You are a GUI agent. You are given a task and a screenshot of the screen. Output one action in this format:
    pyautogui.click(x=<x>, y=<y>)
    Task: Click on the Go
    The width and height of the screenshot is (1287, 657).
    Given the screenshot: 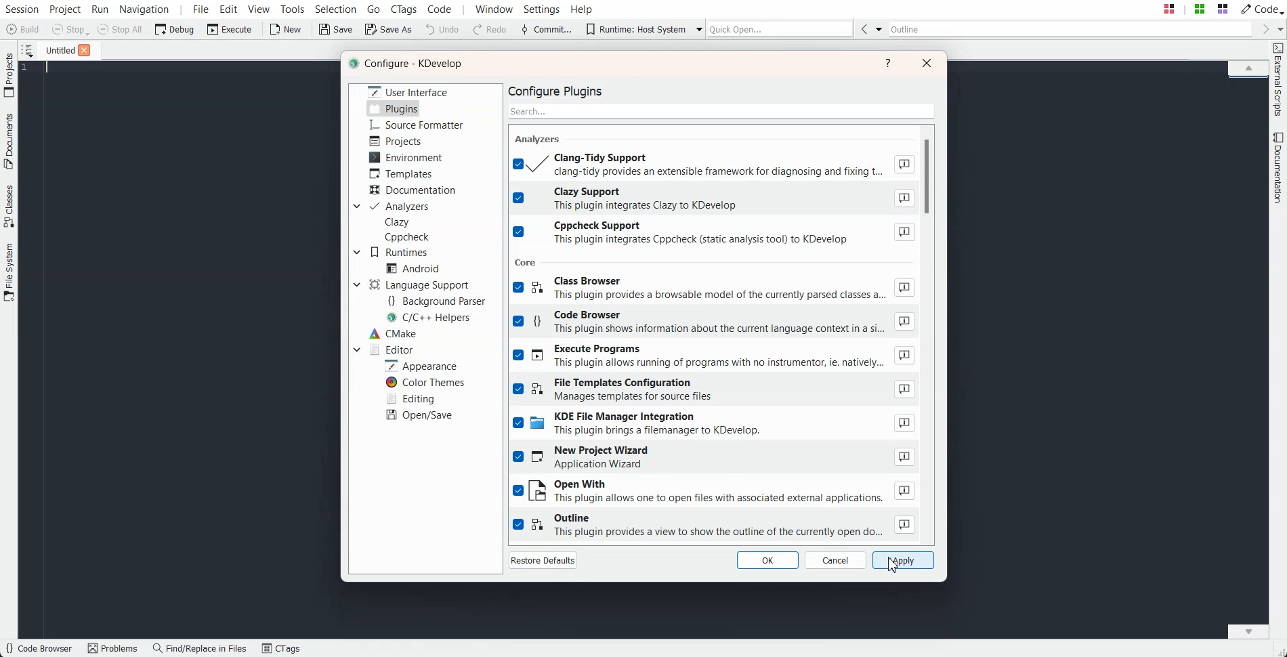 What is the action you would take?
    pyautogui.click(x=375, y=8)
    